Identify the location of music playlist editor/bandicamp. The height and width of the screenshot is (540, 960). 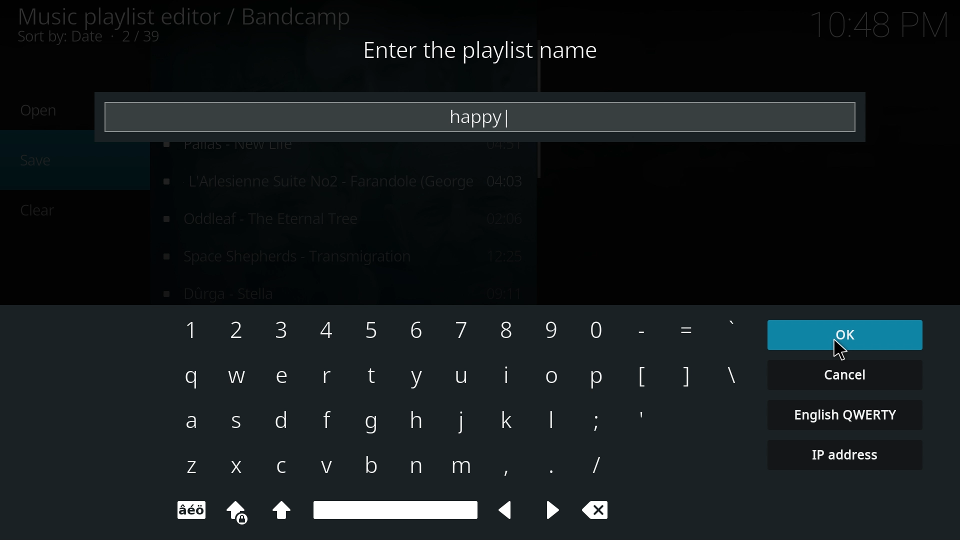
(187, 24).